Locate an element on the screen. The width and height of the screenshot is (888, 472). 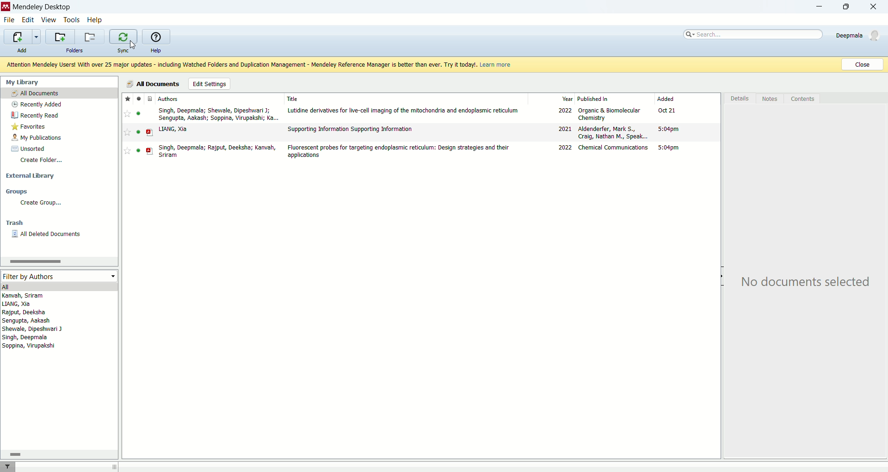
all documents is located at coordinates (150, 84).